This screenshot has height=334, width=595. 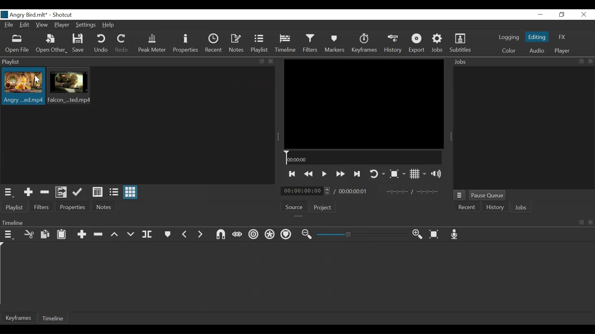 What do you see at coordinates (364, 104) in the screenshot?
I see `Media Viewer` at bounding box center [364, 104].